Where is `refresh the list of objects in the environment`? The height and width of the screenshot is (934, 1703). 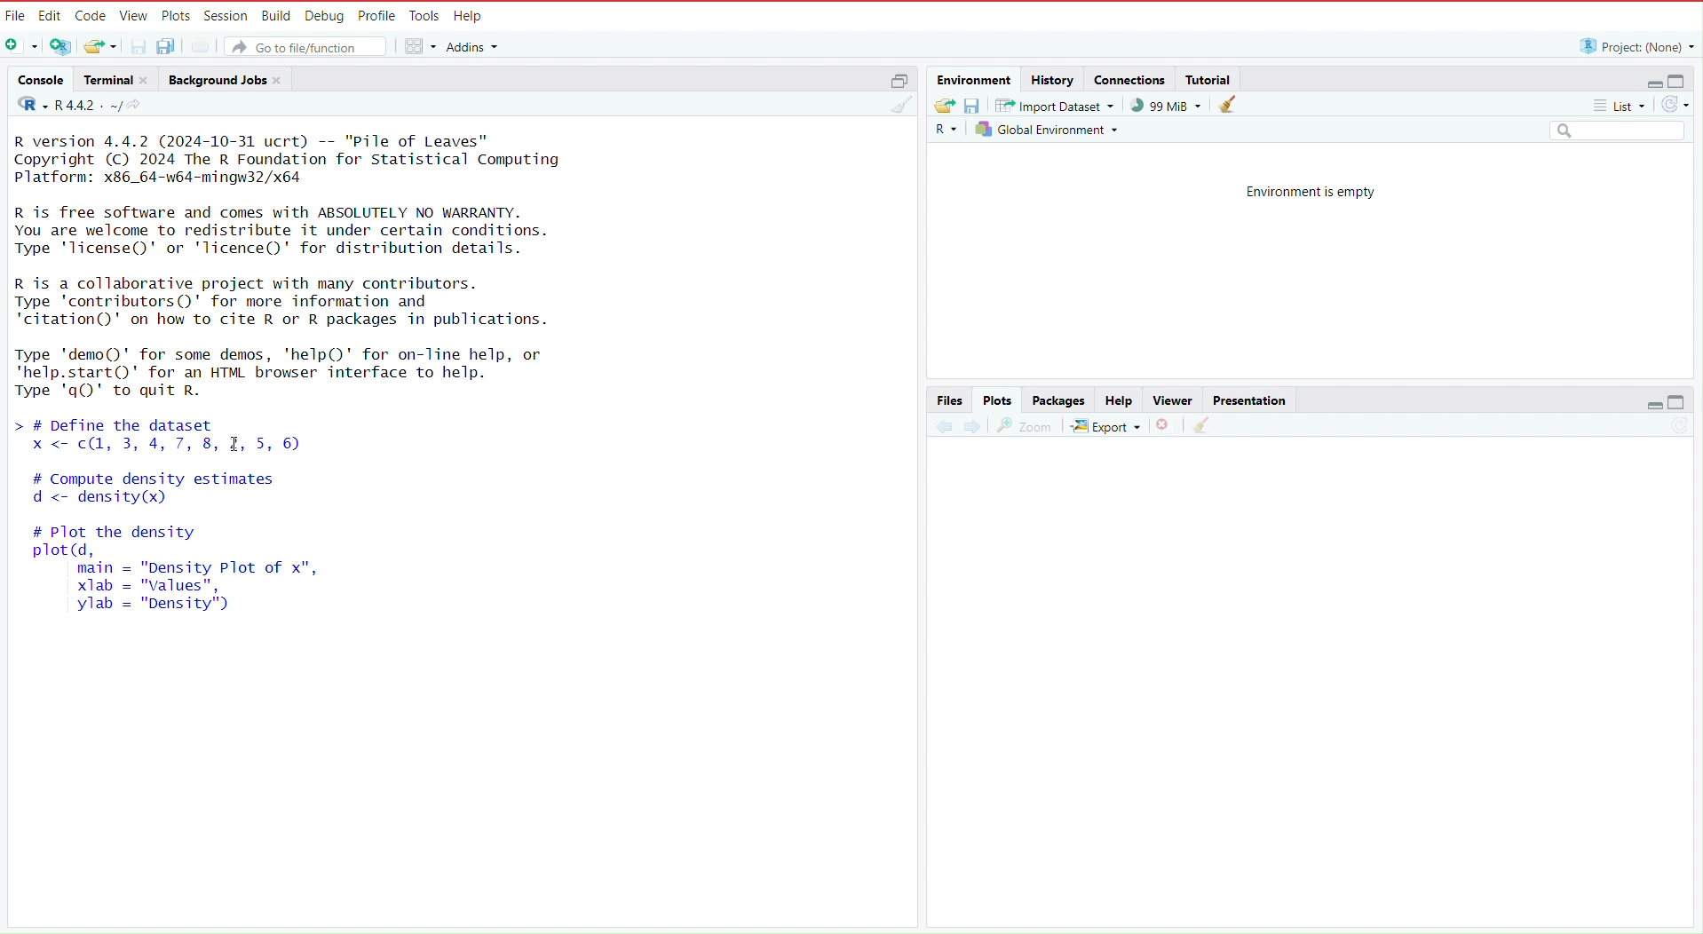
refresh the list of objects in the environment is located at coordinates (1682, 106).